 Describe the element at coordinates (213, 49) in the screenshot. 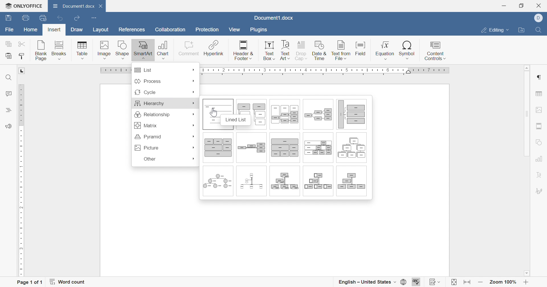

I see `Hyperlink` at that location.